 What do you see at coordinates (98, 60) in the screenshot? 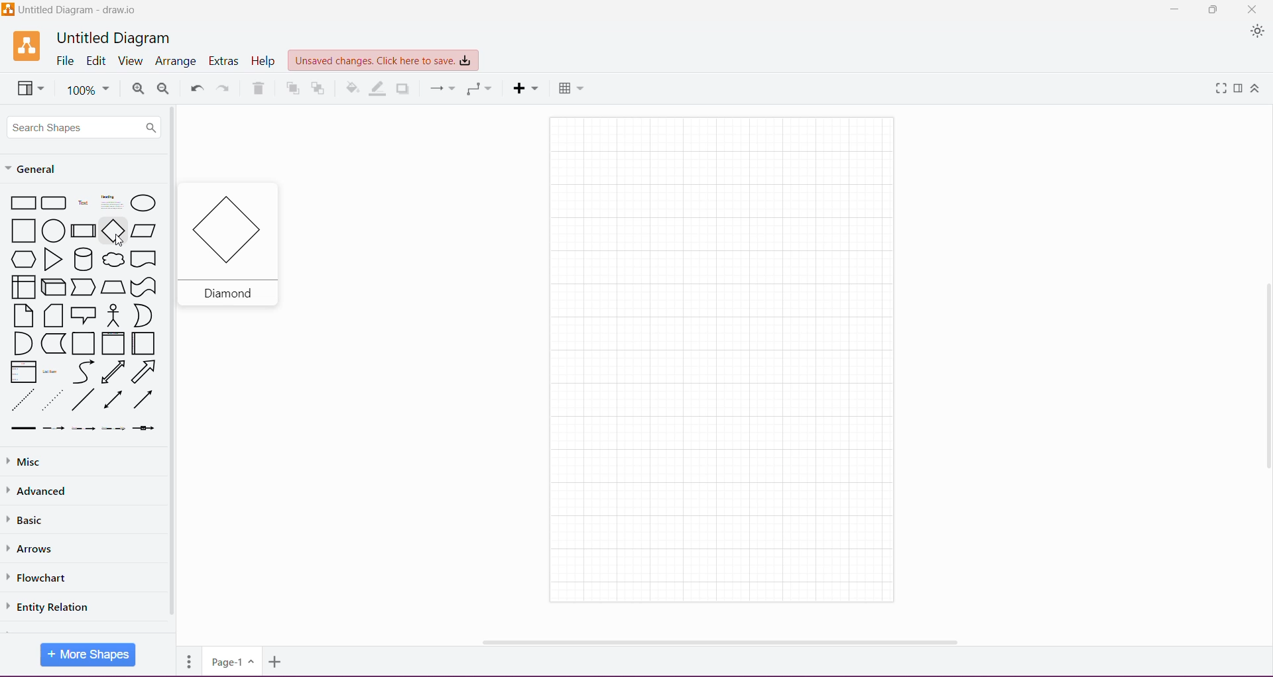
I see `Edit` at bounding box center [98, 60].